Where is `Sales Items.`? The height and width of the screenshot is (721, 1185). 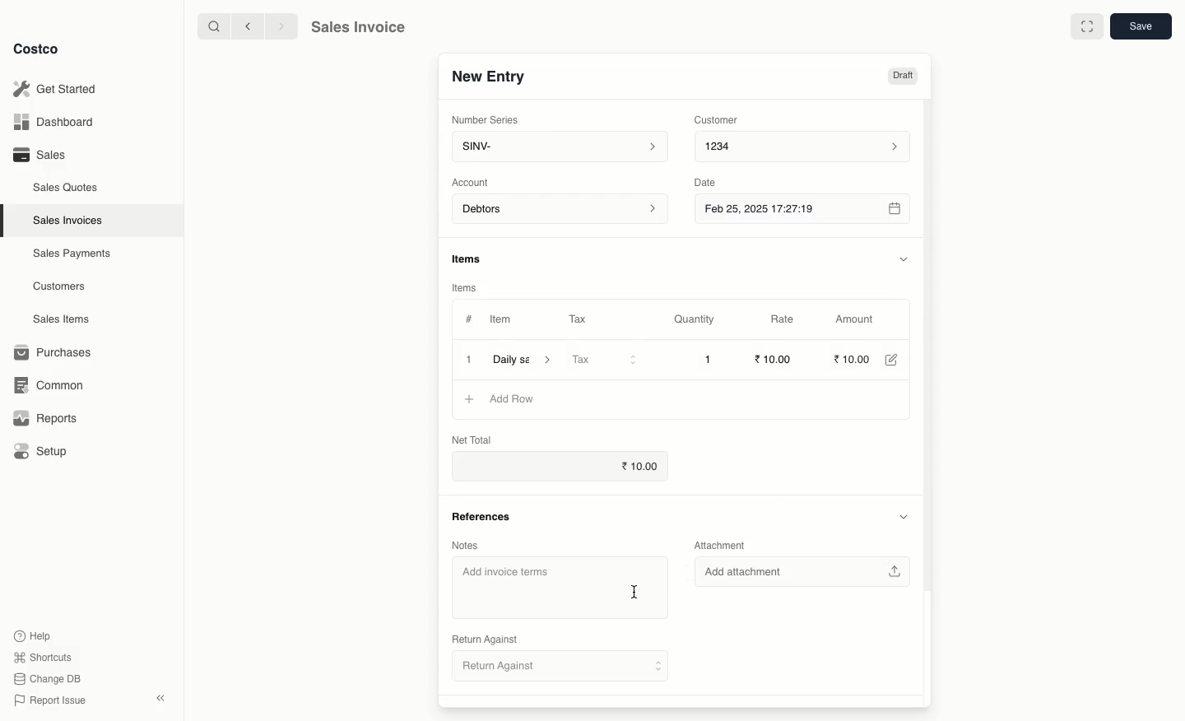 Sales Items. is located at coordinates (58, 320).